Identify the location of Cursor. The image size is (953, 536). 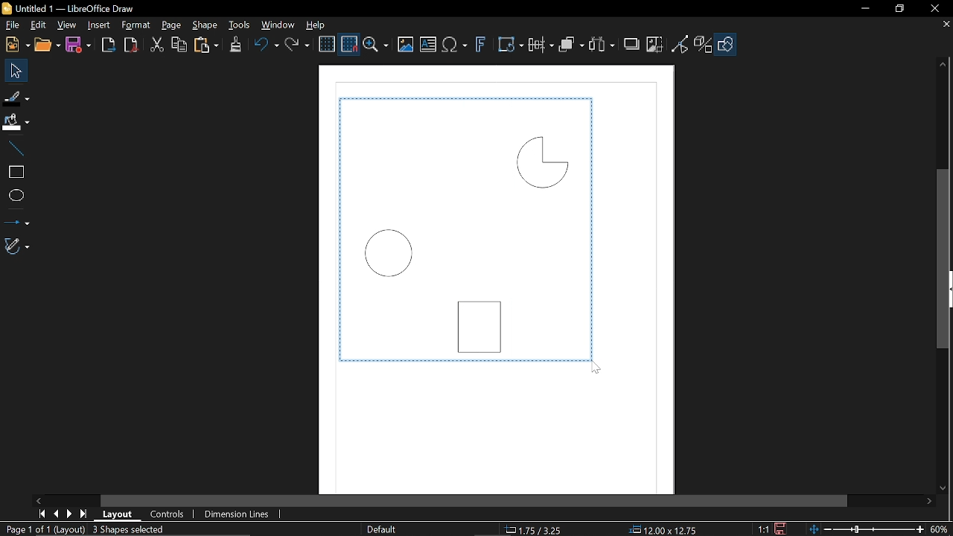
(599, 368).